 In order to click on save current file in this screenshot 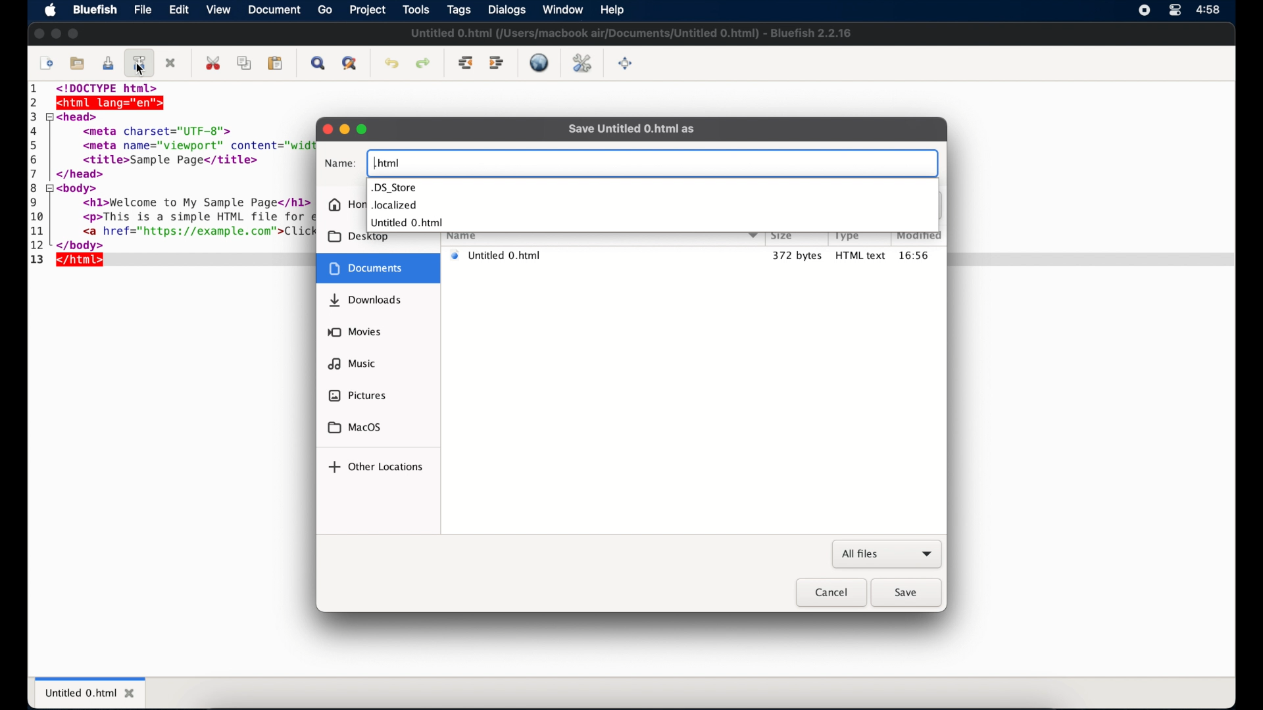, I will do `click(108, 63)`.